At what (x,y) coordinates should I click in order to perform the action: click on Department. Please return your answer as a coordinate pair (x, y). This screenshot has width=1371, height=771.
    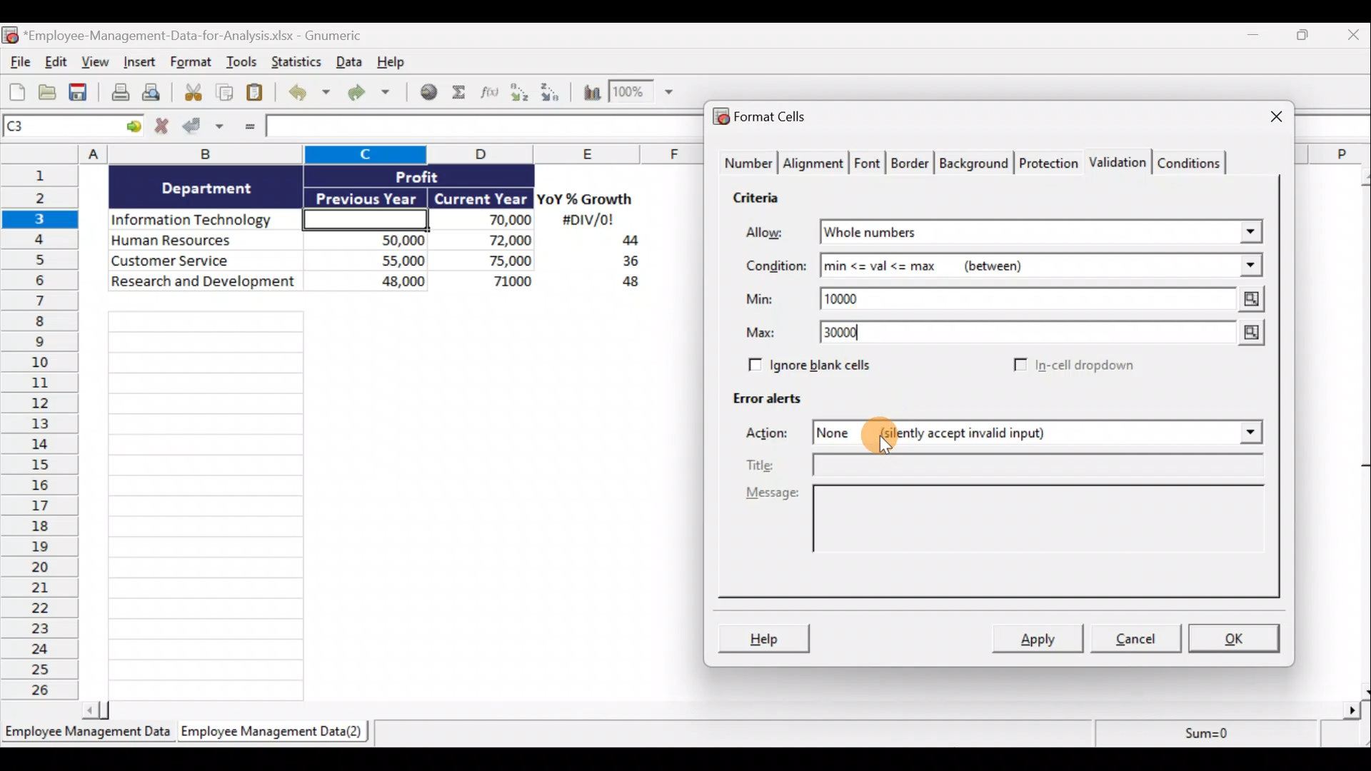
    Looking at the image, I should click on (207, 187).